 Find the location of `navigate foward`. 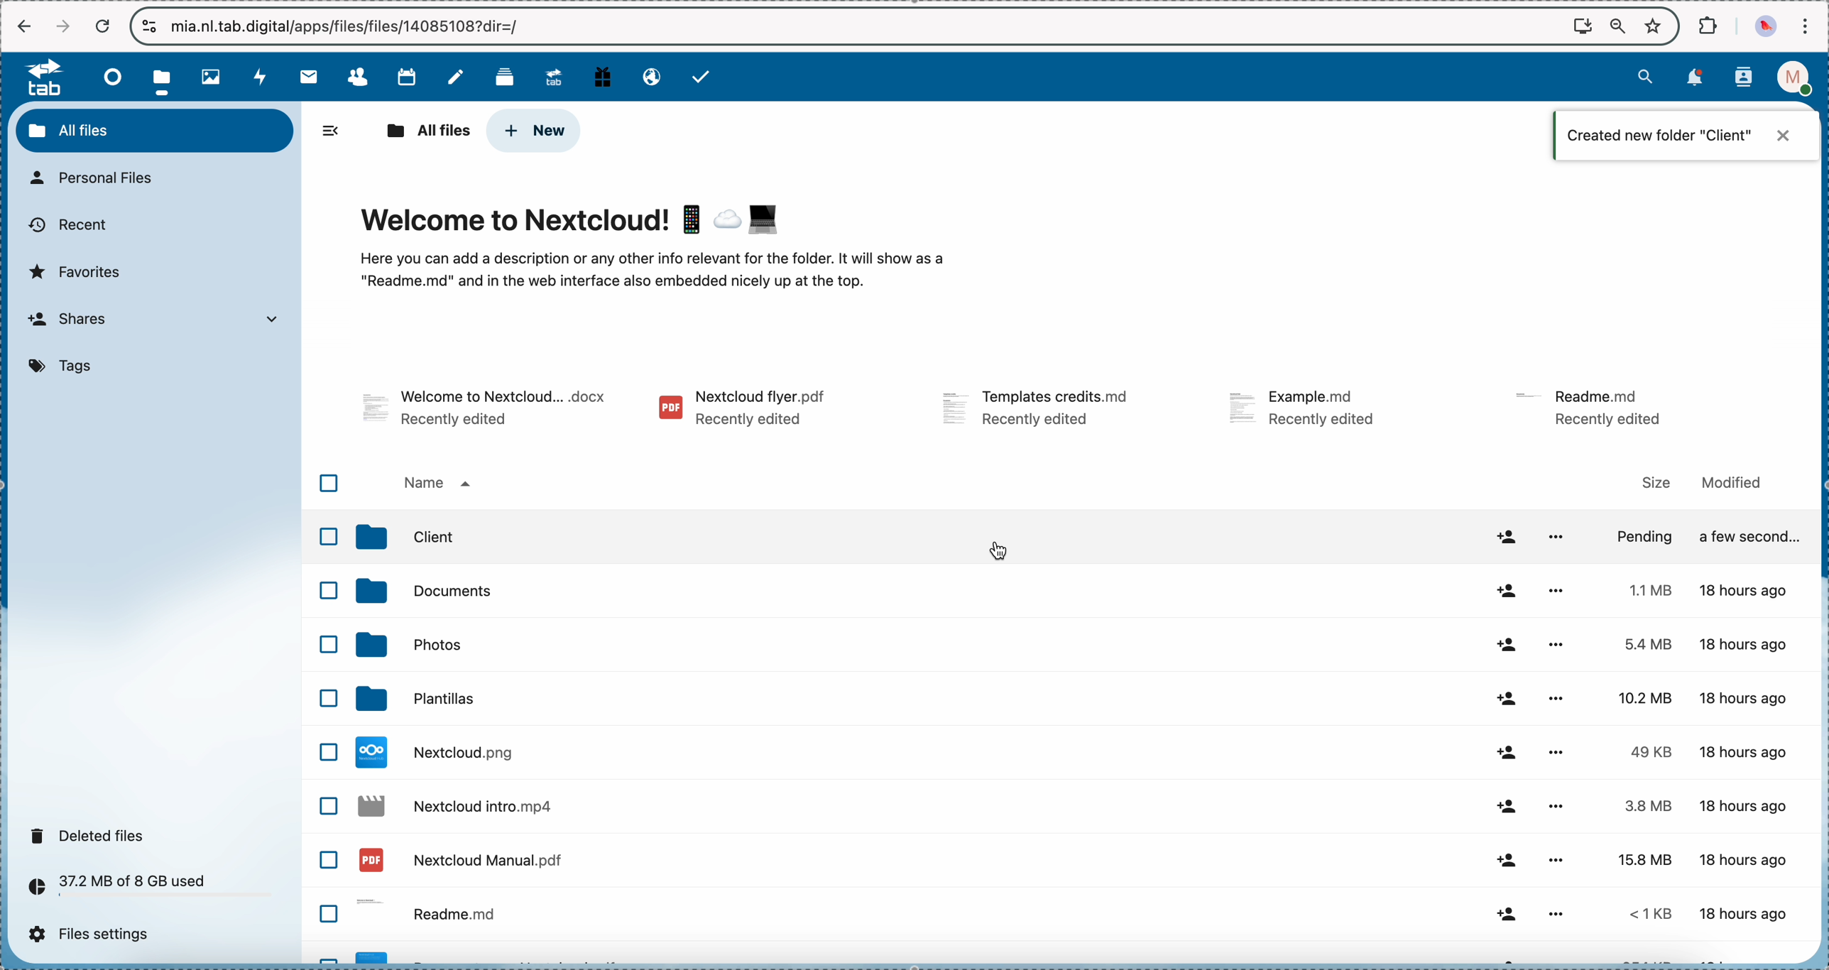

navigate foward is located at coordinates (62, 26).